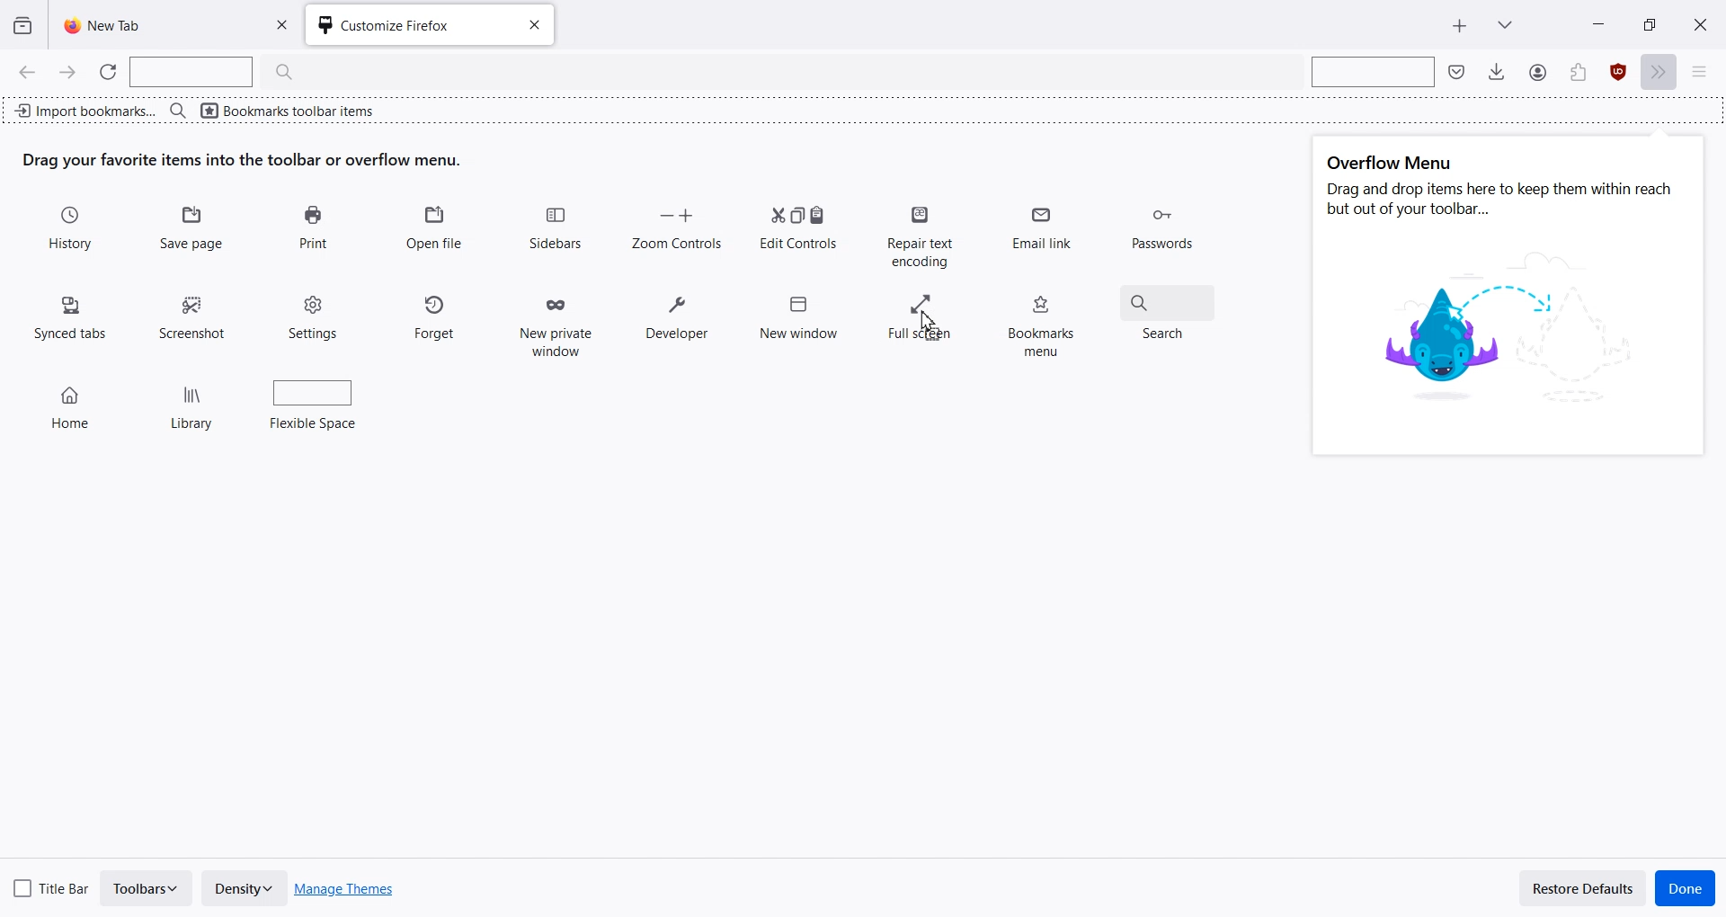  Describe the element at coordinates (1536, 72) in the screenshot. I see `Save to Pocket` at that location.